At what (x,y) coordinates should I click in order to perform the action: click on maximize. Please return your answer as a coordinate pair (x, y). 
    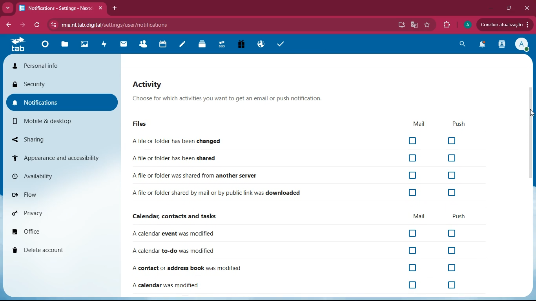
    Looking at the image, I should click on (510, 8).